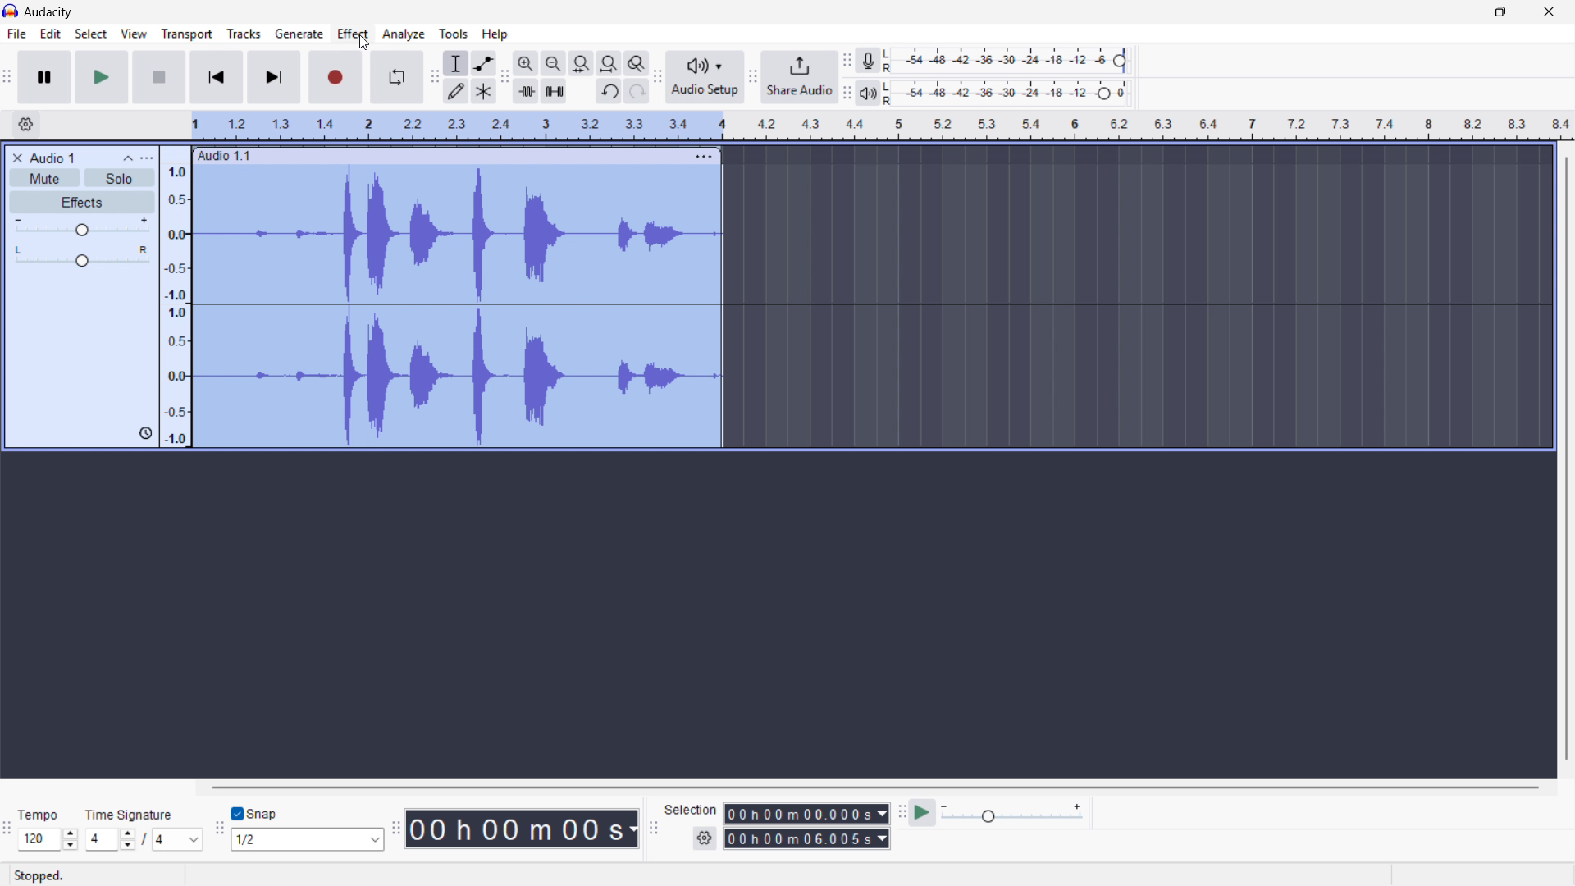 Image resolution: width=1575 pixels, height=886 pixels. What do you see at coordinates (495, 34) in the screenshot?
I see `Help` at bounding box center [495, 34].